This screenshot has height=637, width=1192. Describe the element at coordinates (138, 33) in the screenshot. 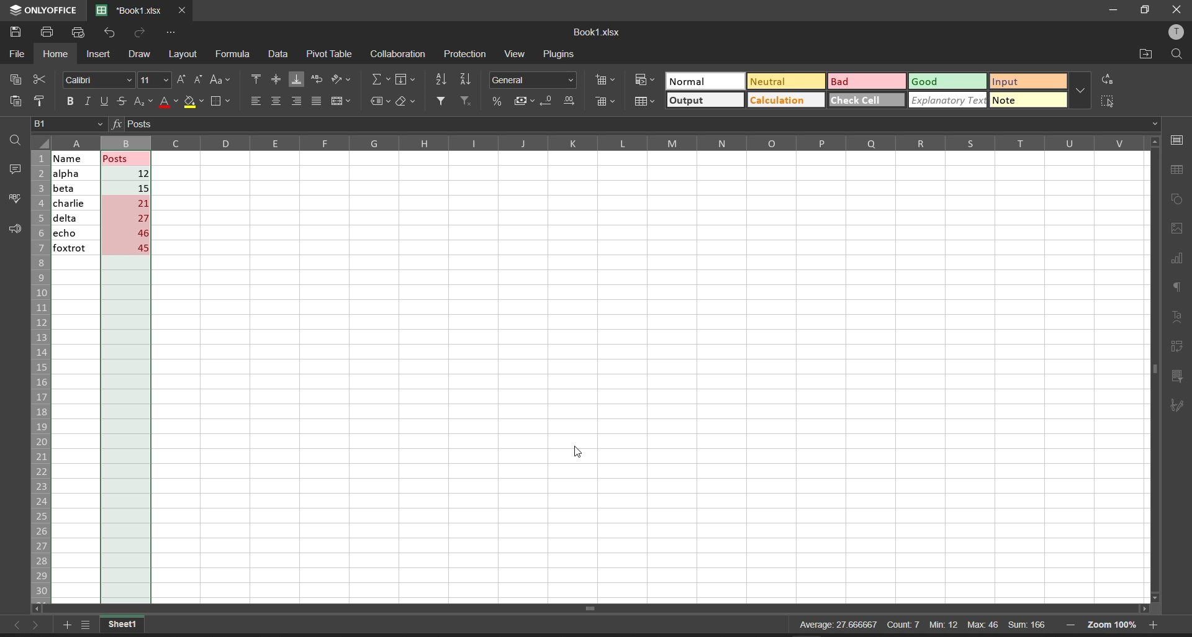

I see `redo` at that location.